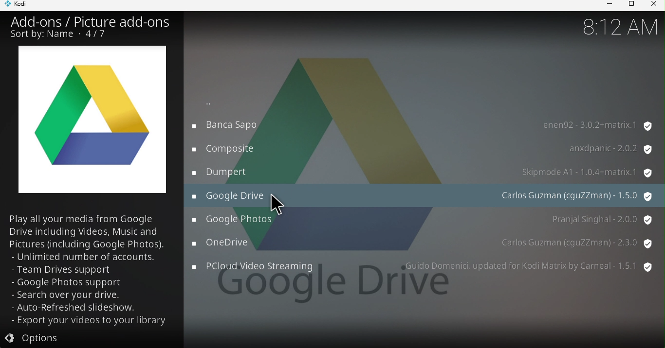  Describe the element at coordinates (425, 171) in the screenshot. I see `Dumpert` at that location.